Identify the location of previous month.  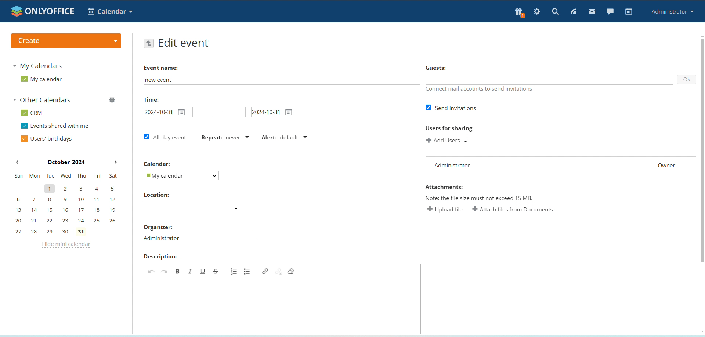
(17, 163).